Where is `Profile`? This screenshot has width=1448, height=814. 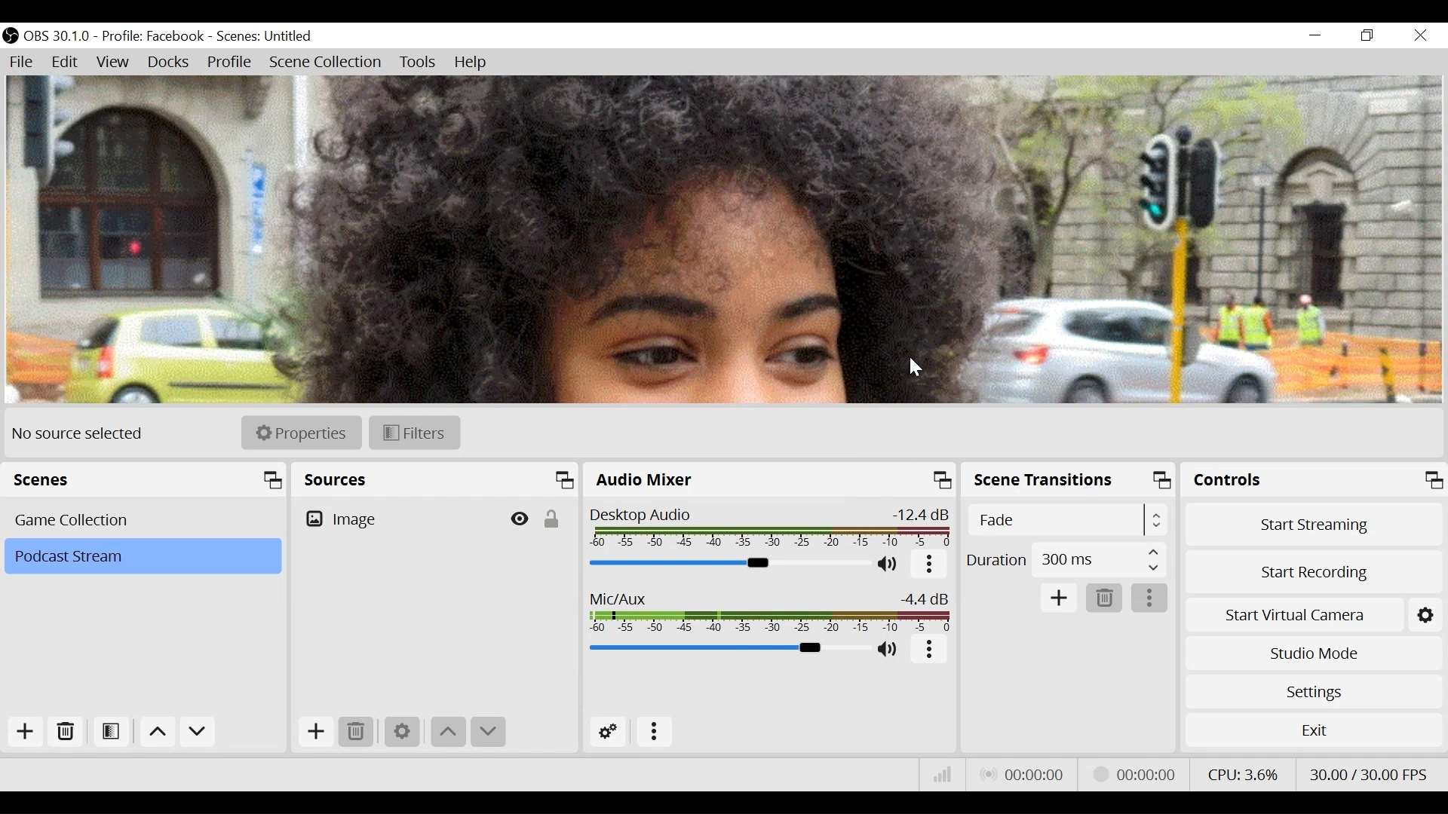 Profile is located at coordinates (155, 37).